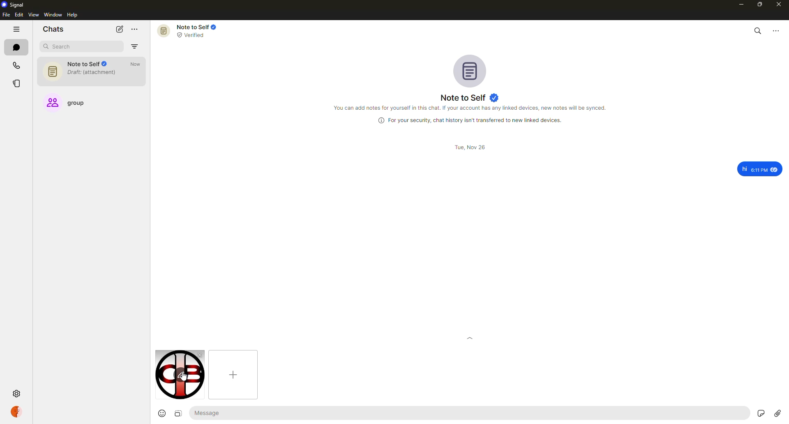  Describe the element at coordinates (778, 413) in the screenshot. I see `attach` at that location.